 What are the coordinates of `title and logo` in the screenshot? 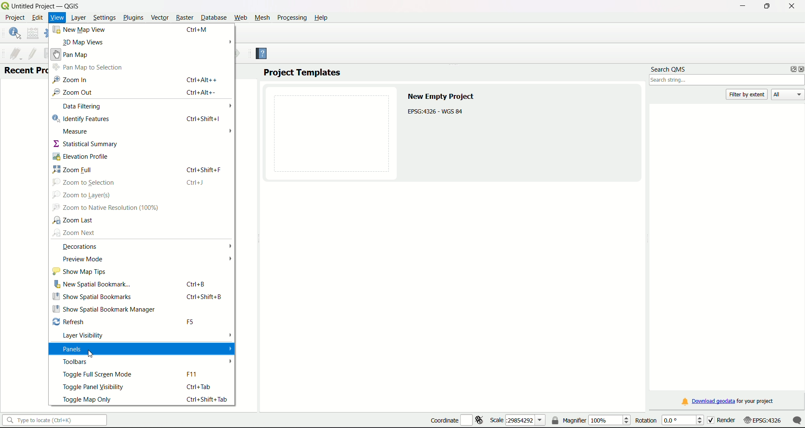 It's located at (42, 5).